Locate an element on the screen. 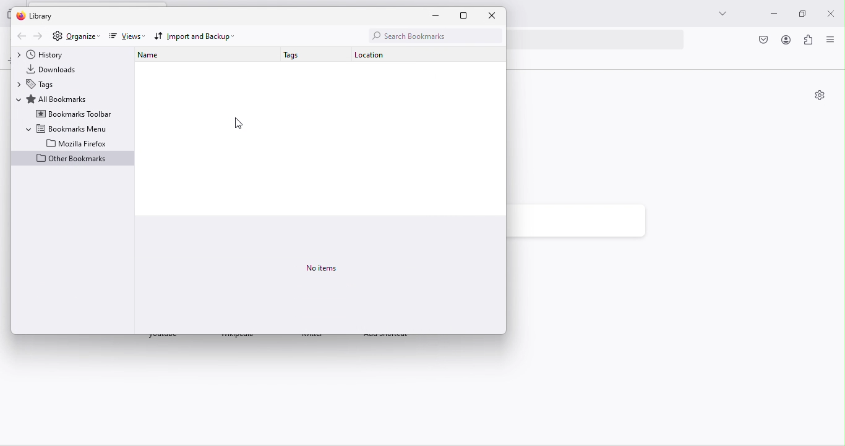  bookmarks toolbar is located at coordinates (74, 114).